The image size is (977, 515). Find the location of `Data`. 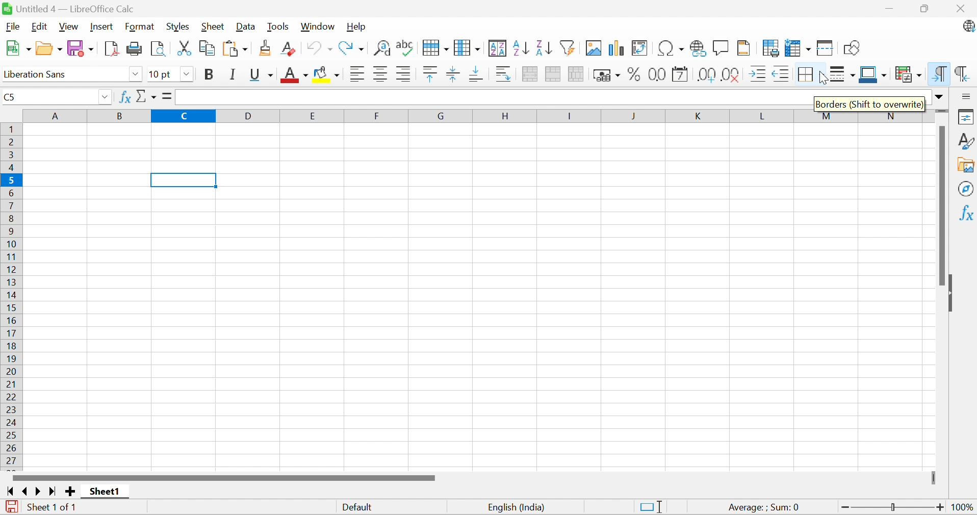

Data is located at coordinates (244, 27).